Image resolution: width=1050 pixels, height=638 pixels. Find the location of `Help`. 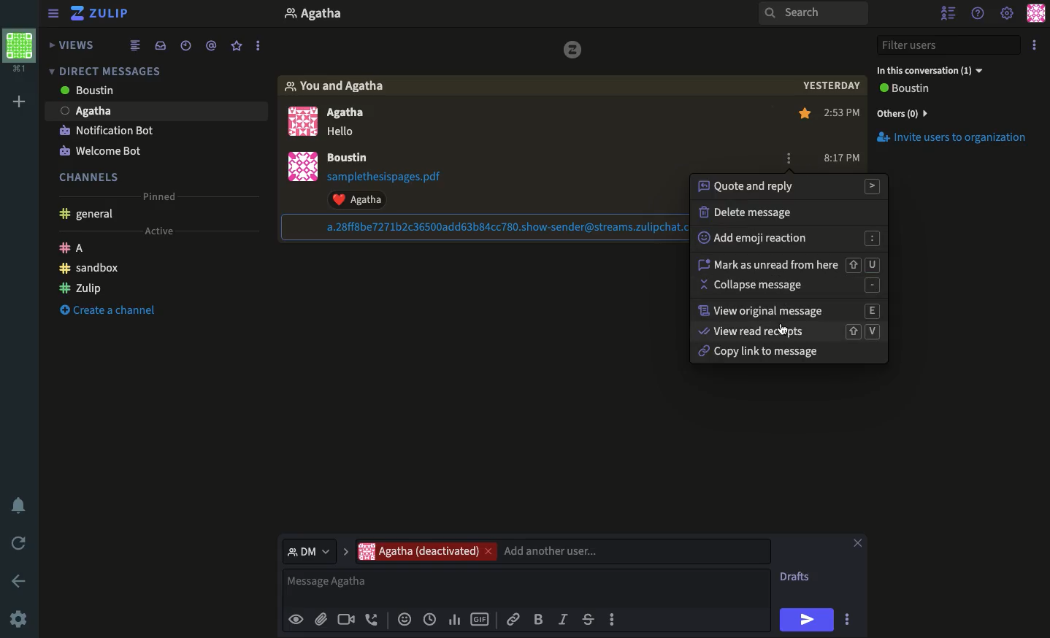

Help is located at coordinates (977, 14).